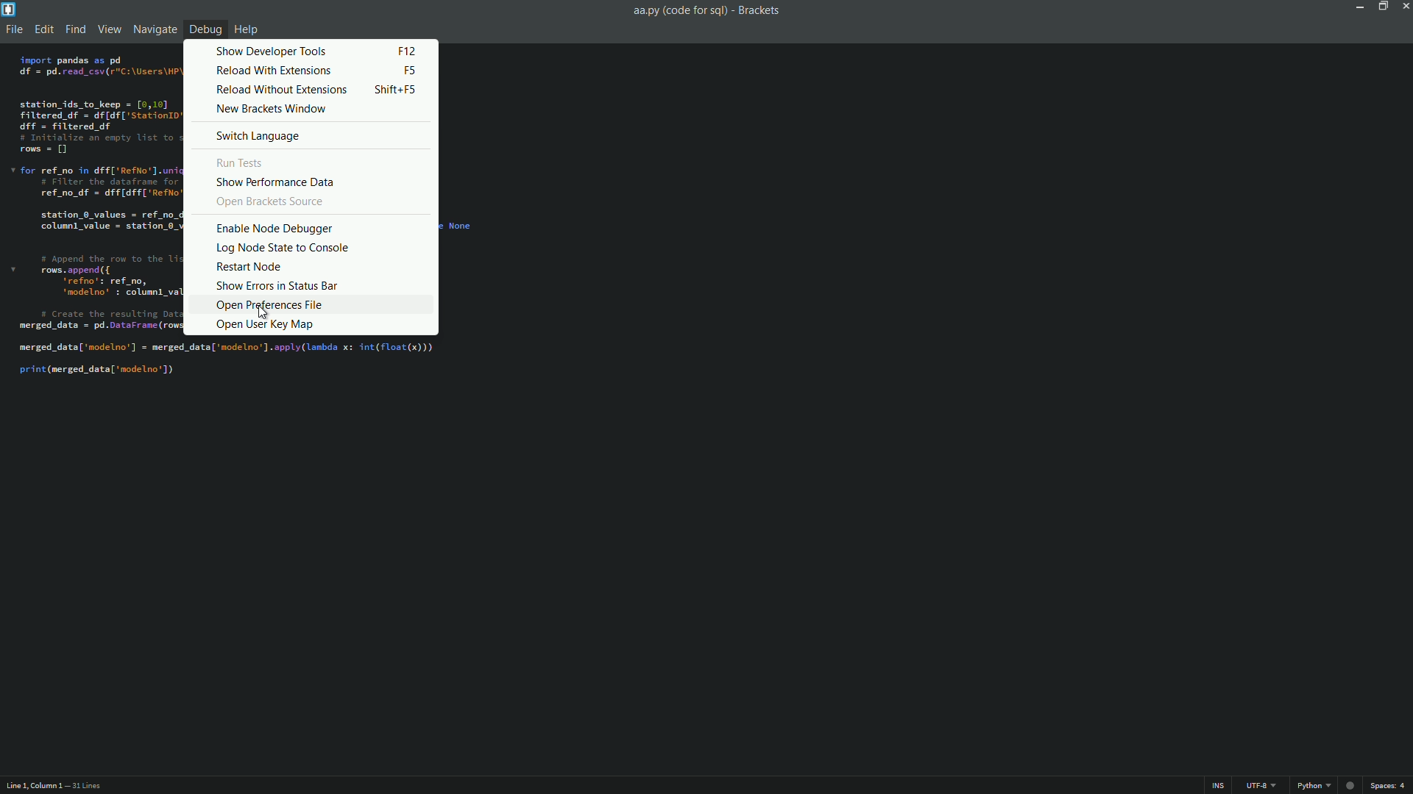 The image size is (1413, 794). What do you see at coordinates (260, 313) in the screenshot?
I see `cursor` at bounding box center [260, 313].